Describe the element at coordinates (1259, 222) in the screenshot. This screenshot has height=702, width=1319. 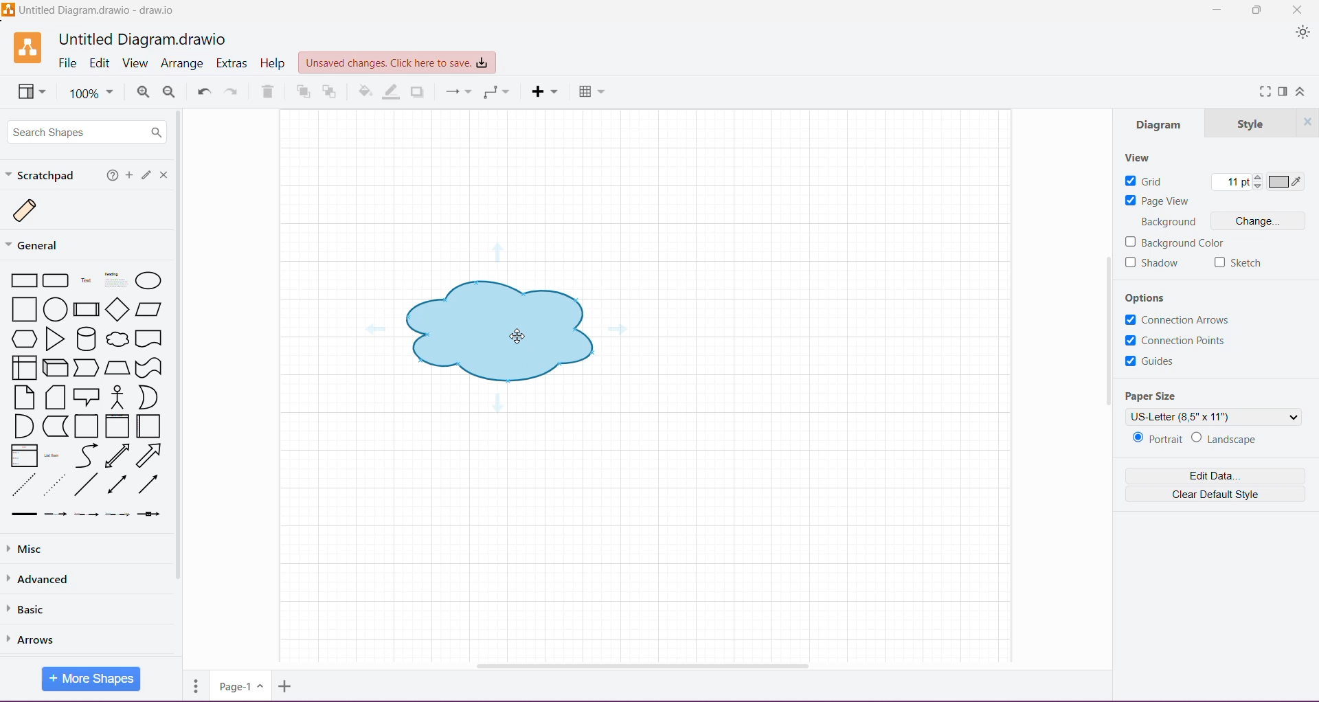
I see `Click to change the Background` at that location.